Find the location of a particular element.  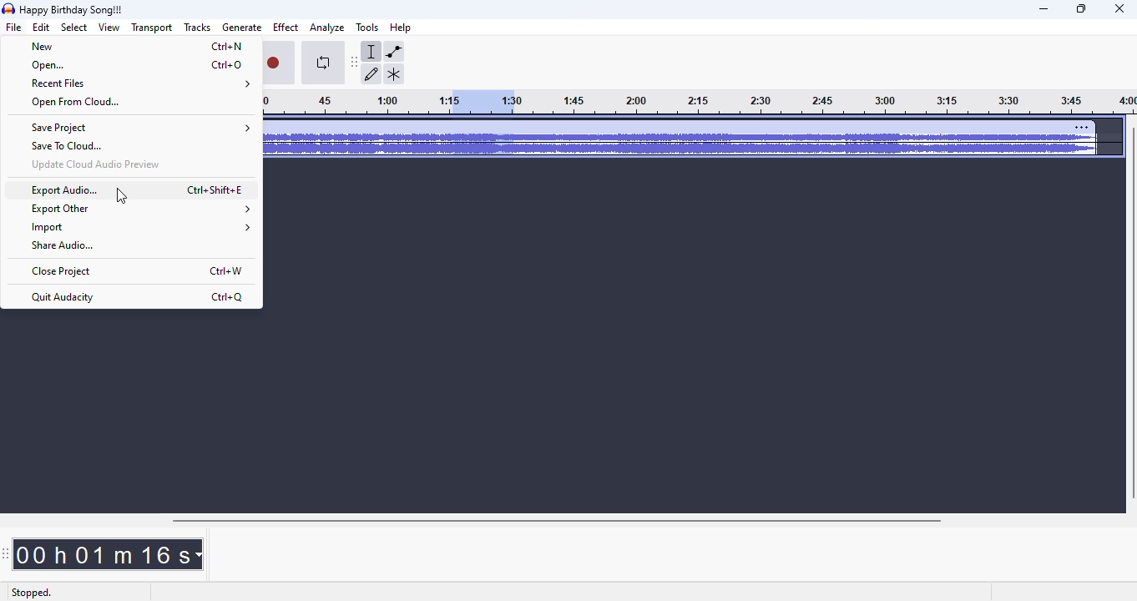

shortcut for export audio is located at coordinates (215, 190).